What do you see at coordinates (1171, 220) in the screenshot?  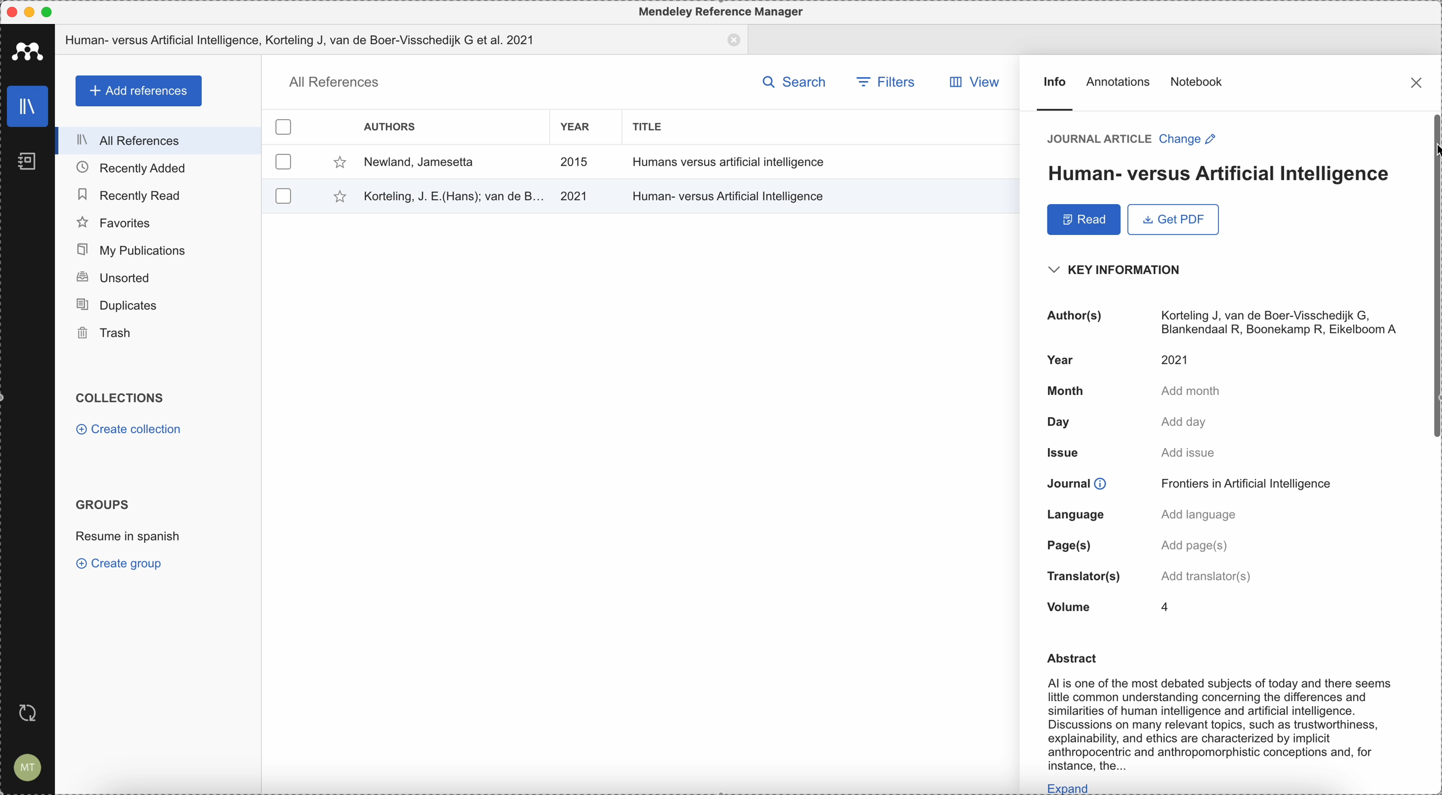 I see `get PDF` at bounding box center [1171, 220].